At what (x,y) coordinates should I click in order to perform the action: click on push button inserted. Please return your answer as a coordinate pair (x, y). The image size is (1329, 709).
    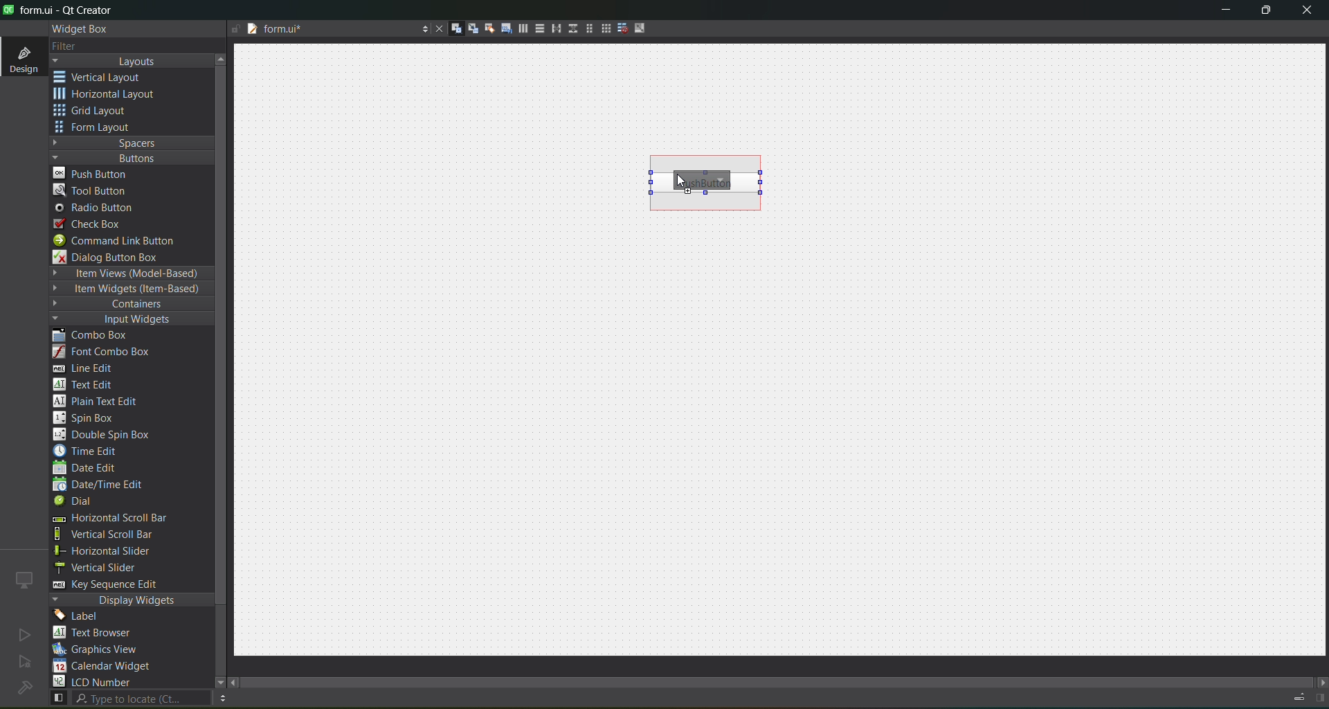
    Looking at the image, I should click on (705, 181).